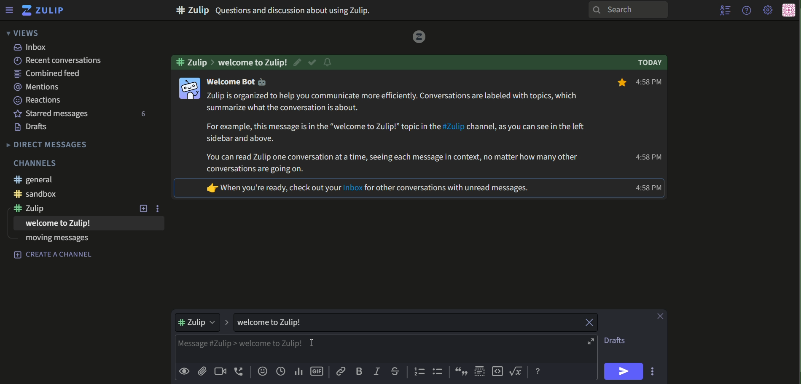  Describe the element at coordinates (480, 371) in the screenshot. I see `spoiler` at that location.